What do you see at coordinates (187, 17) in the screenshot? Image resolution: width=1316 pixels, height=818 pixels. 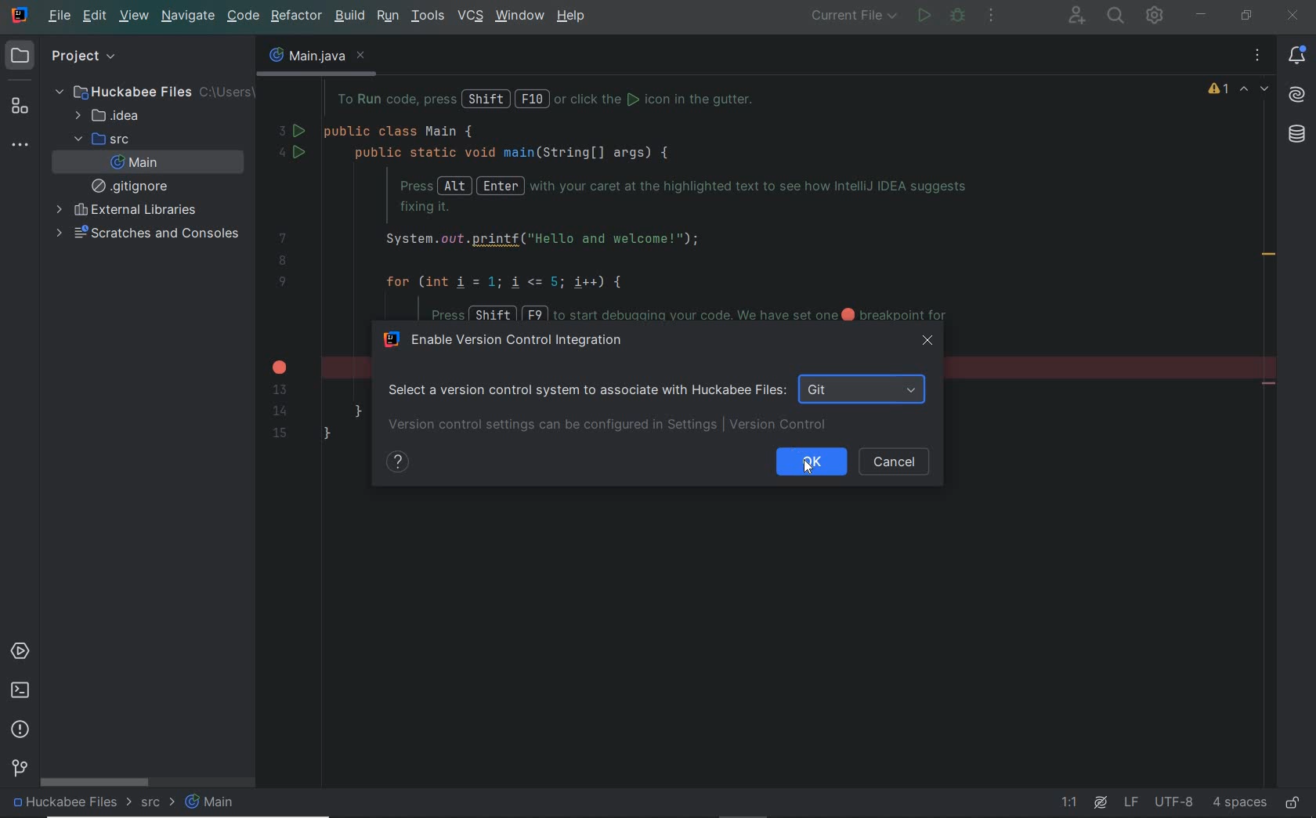 I see `navigate` at bounding box center [187, 17].